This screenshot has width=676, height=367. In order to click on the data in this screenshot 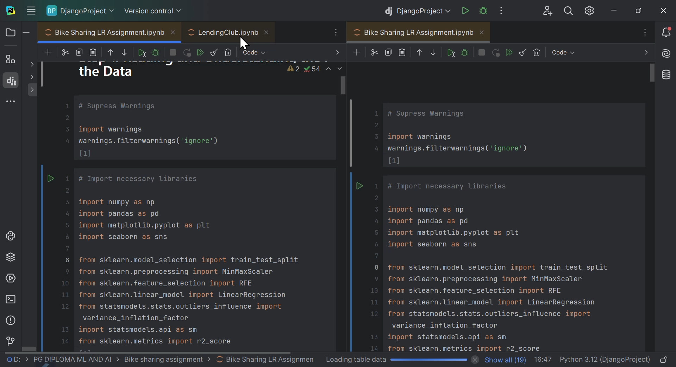, I will do `click(109, 71)`.